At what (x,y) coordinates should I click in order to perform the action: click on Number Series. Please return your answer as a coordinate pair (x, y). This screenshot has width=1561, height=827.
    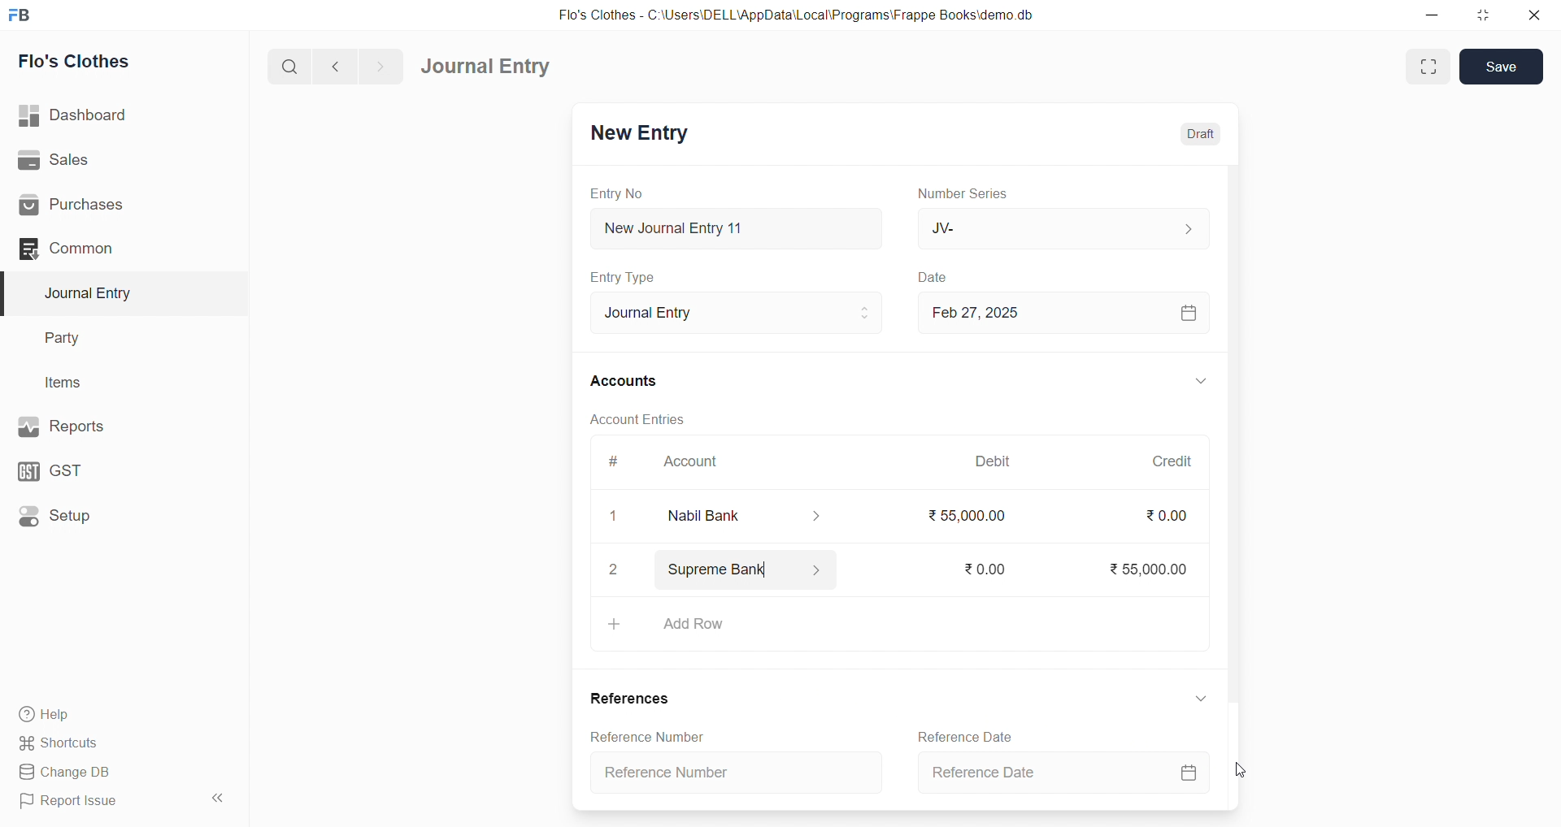
    Looking at the image, I should click on (970, 194).